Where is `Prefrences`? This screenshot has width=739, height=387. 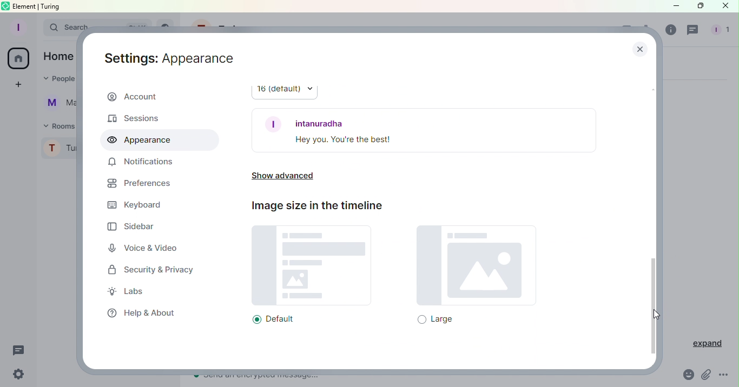 Prefrences is located at coordinates (137, 184).